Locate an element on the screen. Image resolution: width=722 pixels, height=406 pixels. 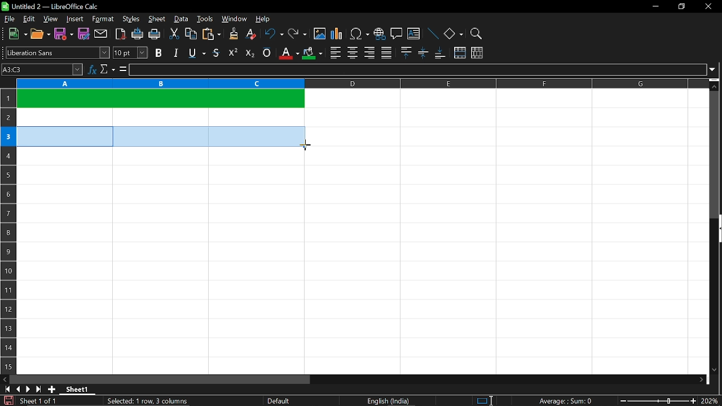
formula is located at coordinates (122, 69).